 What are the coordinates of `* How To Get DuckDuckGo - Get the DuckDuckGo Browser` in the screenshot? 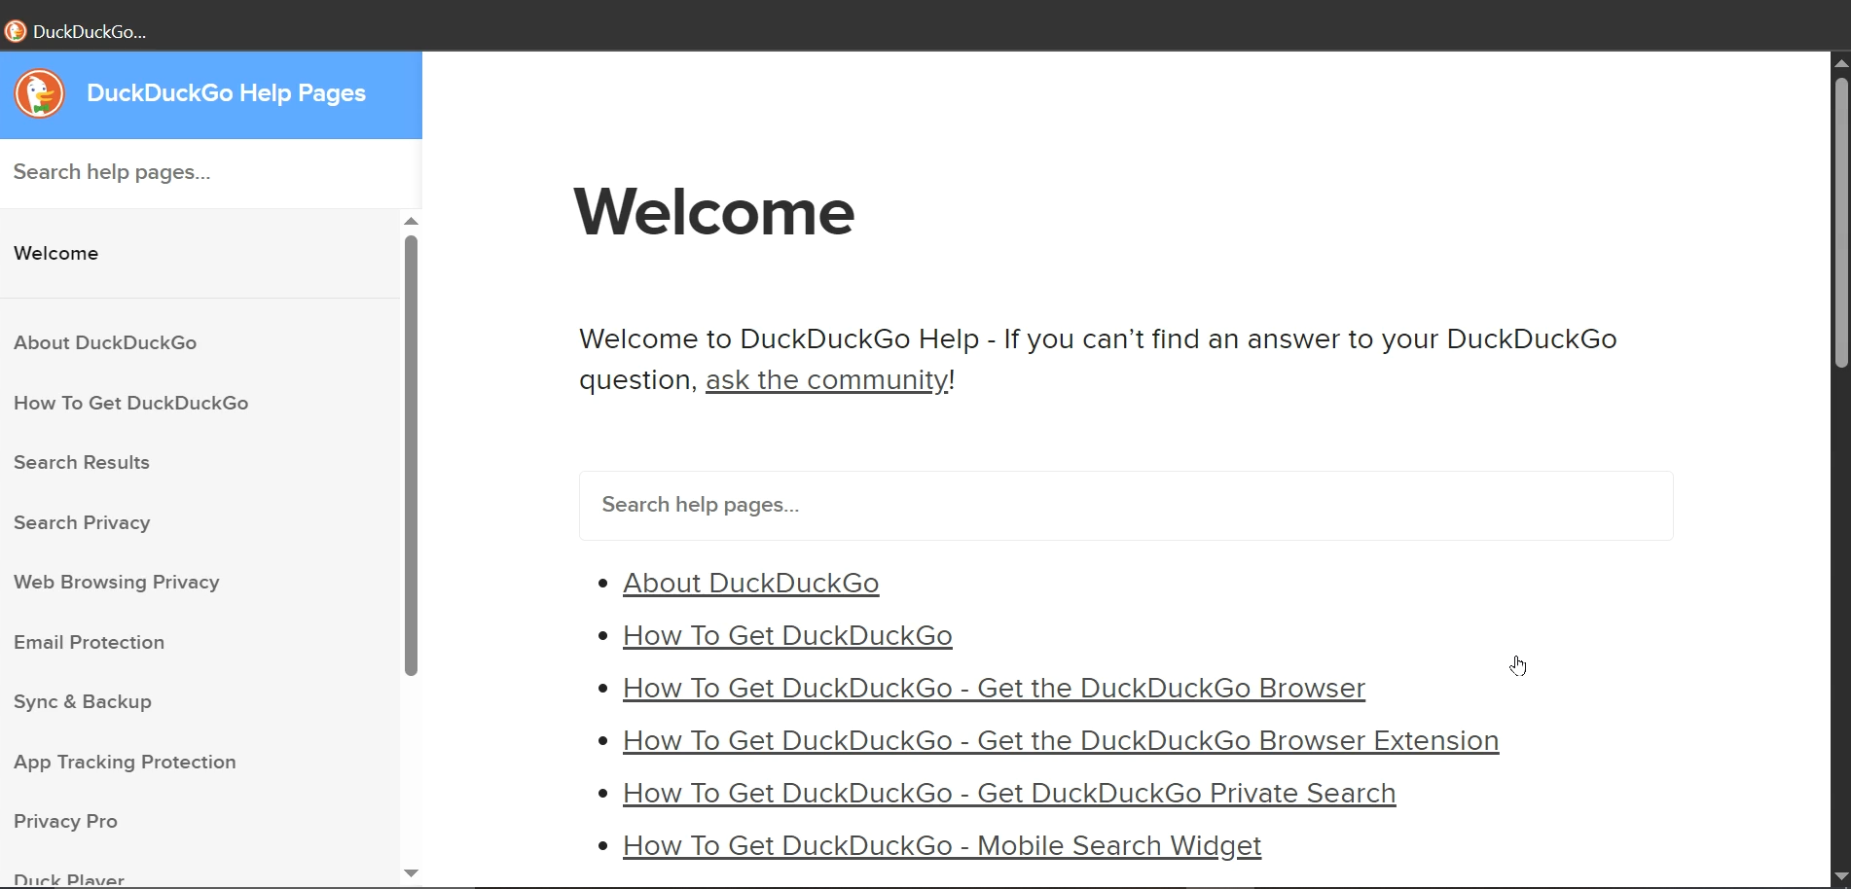 It's located at (981, 691).